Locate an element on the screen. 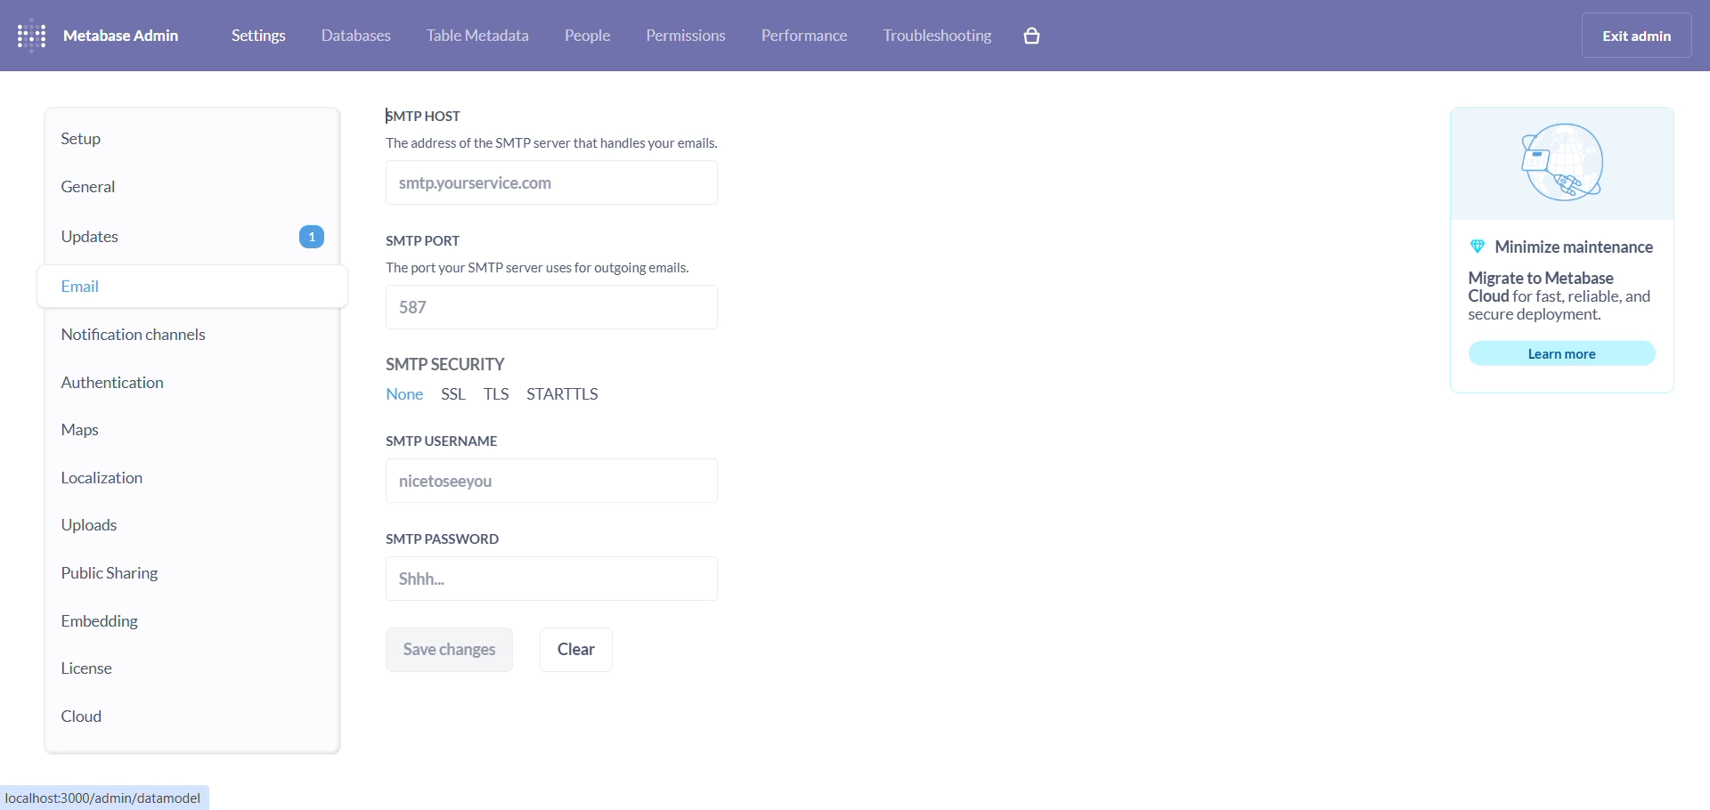 This screenshot has height=810, width=1710. username textbox is located at coordinates (512, 486).